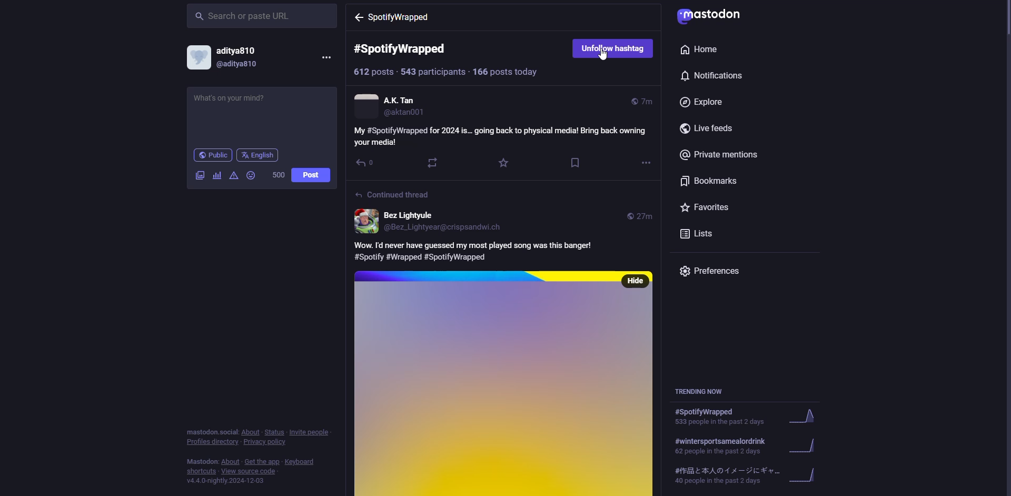  What do you see at coordinates (743, 475) in the screenshot?
I see `trending ` at bounding box center [743, 475].